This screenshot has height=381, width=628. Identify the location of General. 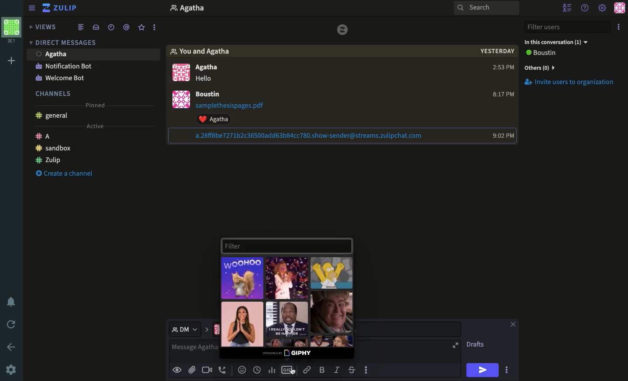
(54, 116).